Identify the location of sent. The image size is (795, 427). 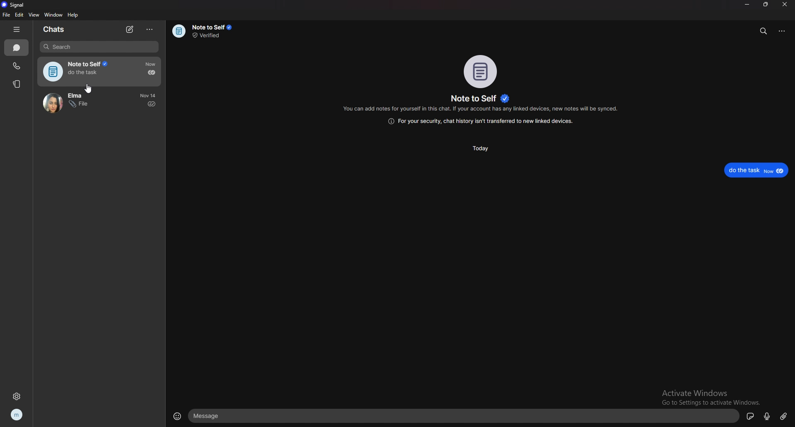
(151, 104).